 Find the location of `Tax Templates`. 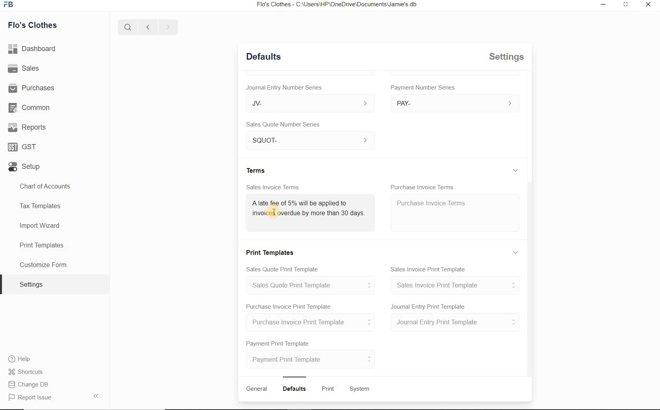

Tax Templates is located at coordinates (43, 205).